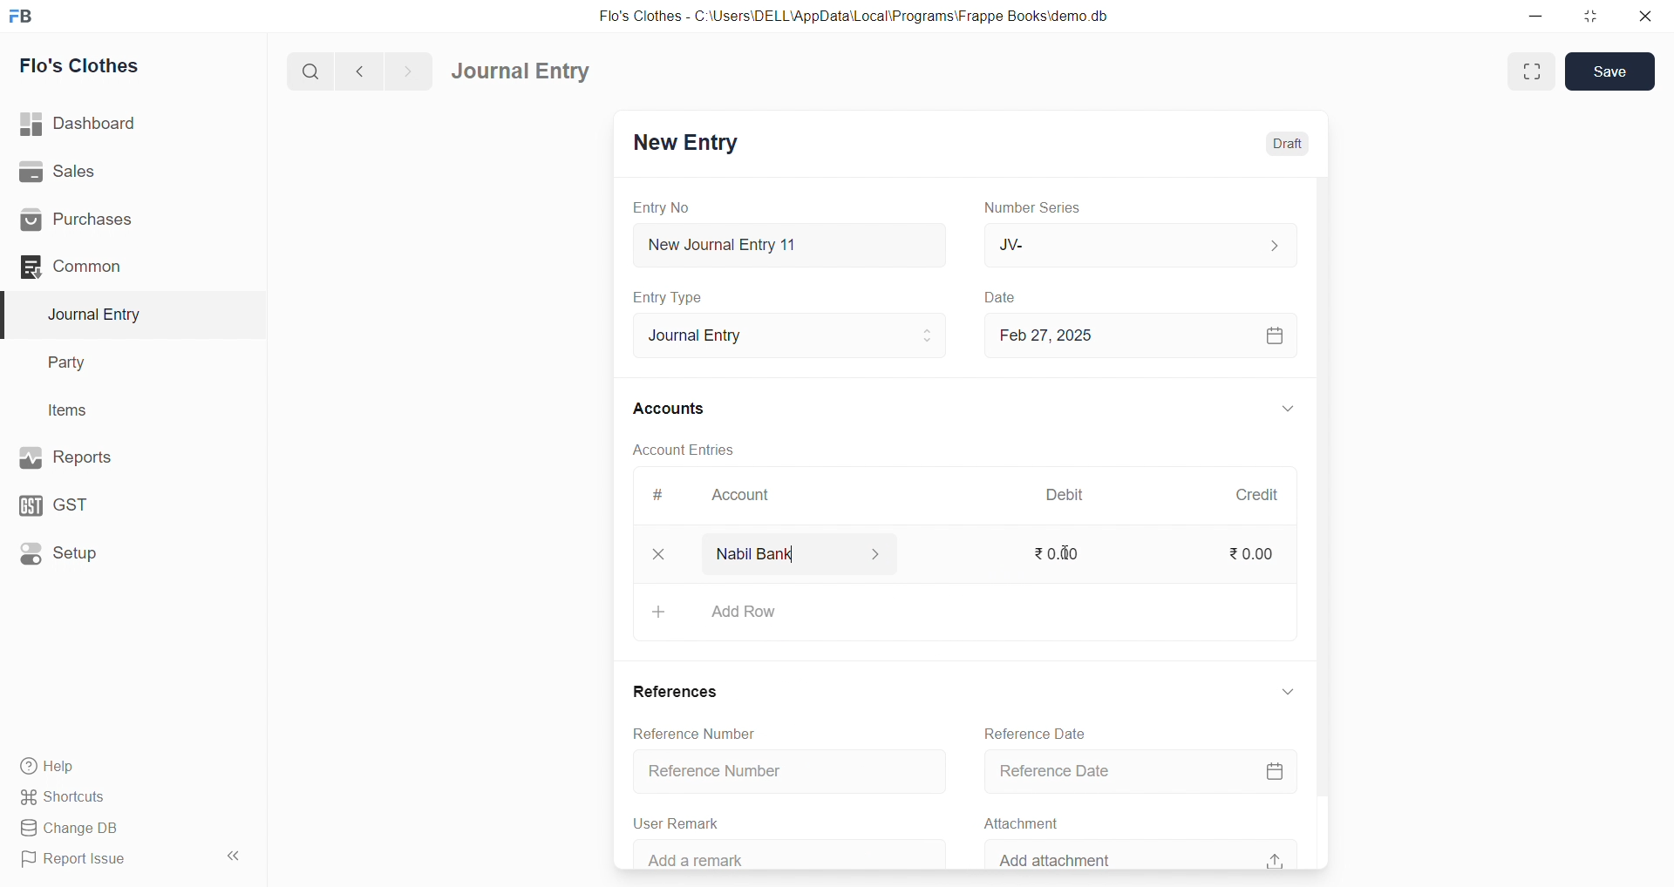 Image resolution: width=1674 pixels, height=887 pixels. What do you see at coordinates (1139, 771) in the screenshot?
I see `Reference Date` at bounding box center [1139, 771].